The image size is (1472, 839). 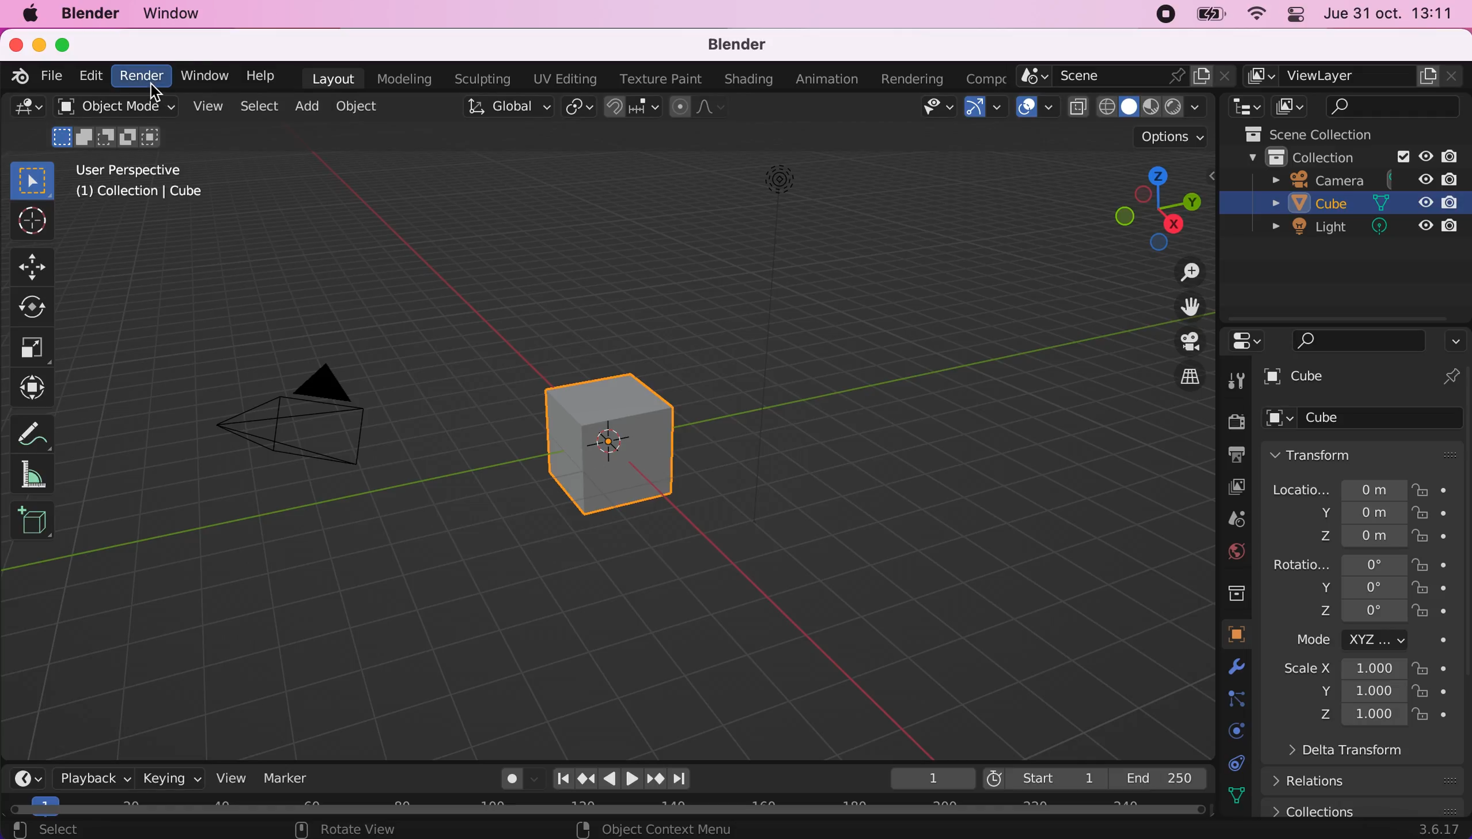 What do you see at coordinates (1242, 670) in the screenshot?
I see `physics` at bounding box center [1242, 670].